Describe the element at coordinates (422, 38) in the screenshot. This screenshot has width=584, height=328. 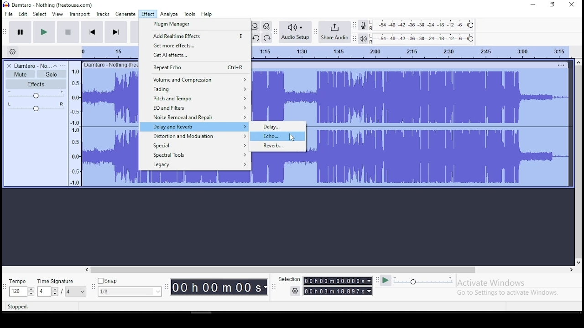
I see `playback level` at that location.